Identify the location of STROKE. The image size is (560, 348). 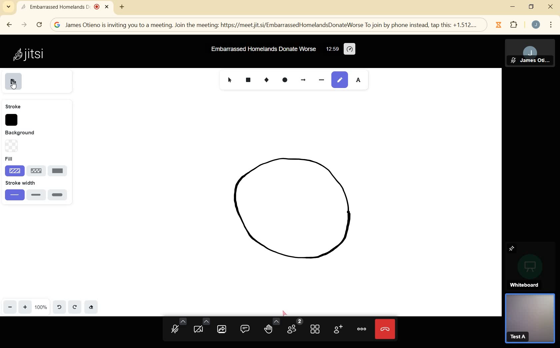
(13, 107).